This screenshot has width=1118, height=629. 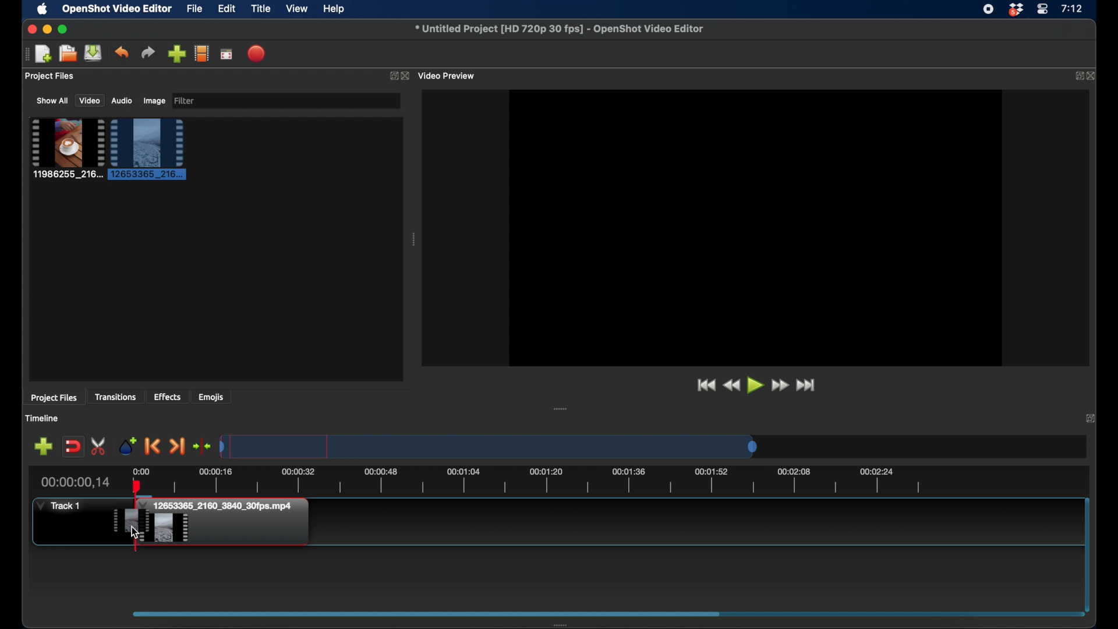 What do you see at coordinates (76, 482) in the screenshot?
I see `current time indicator` at bounding box center [76, 482].